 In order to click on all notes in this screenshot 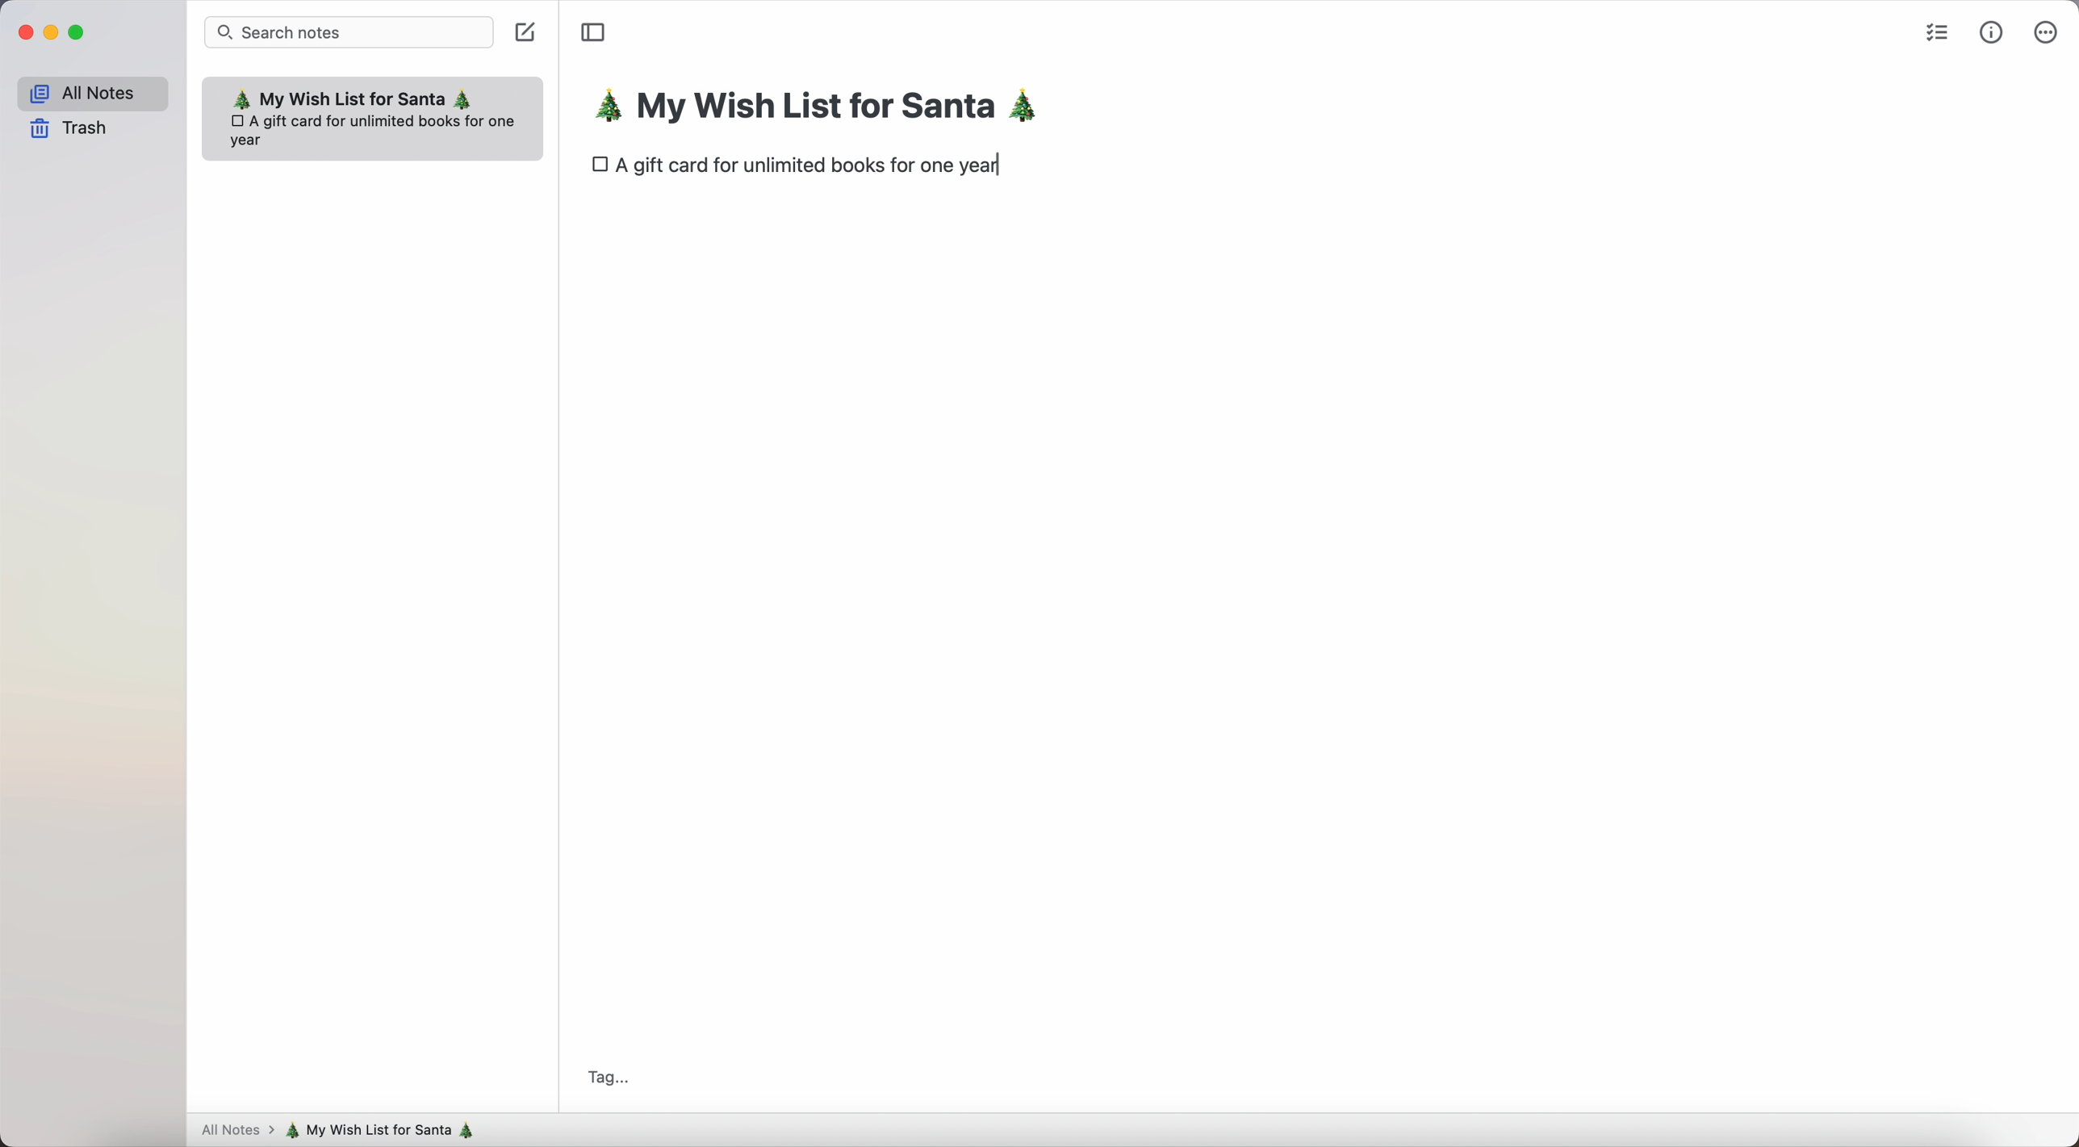, I will do `click(91, 90)`.